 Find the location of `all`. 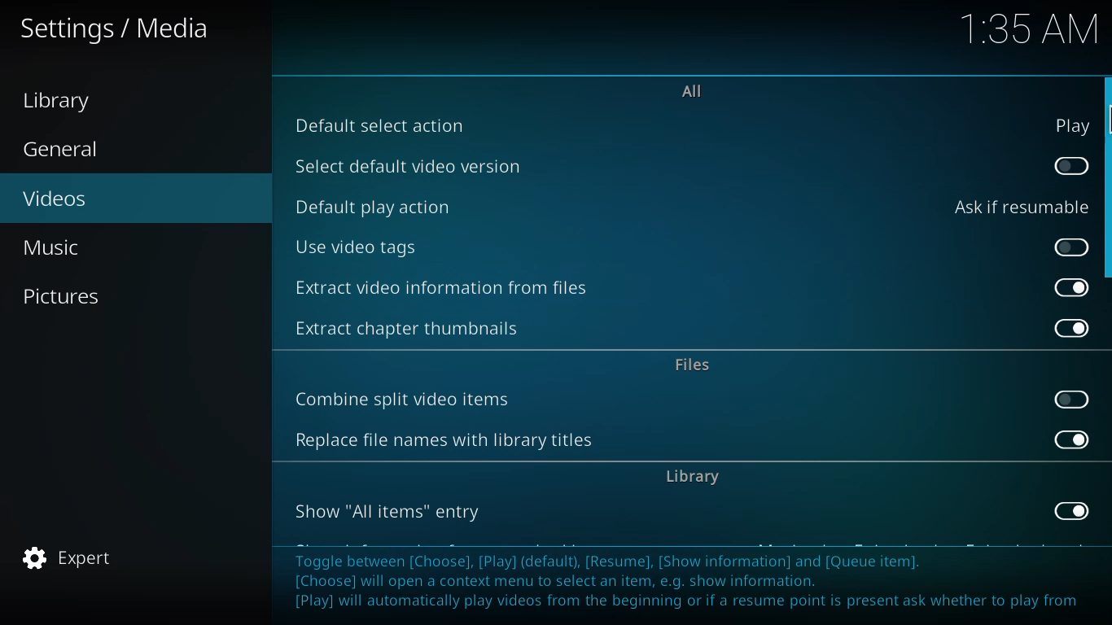

all is located at coordinates (693, 91).